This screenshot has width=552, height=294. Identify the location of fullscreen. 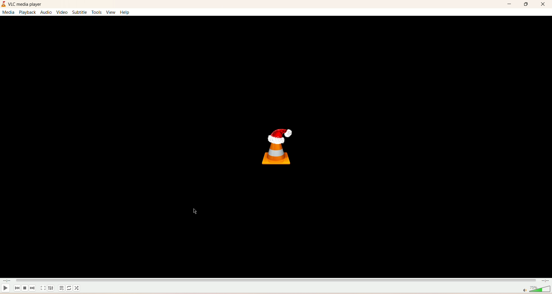
(43, 288).